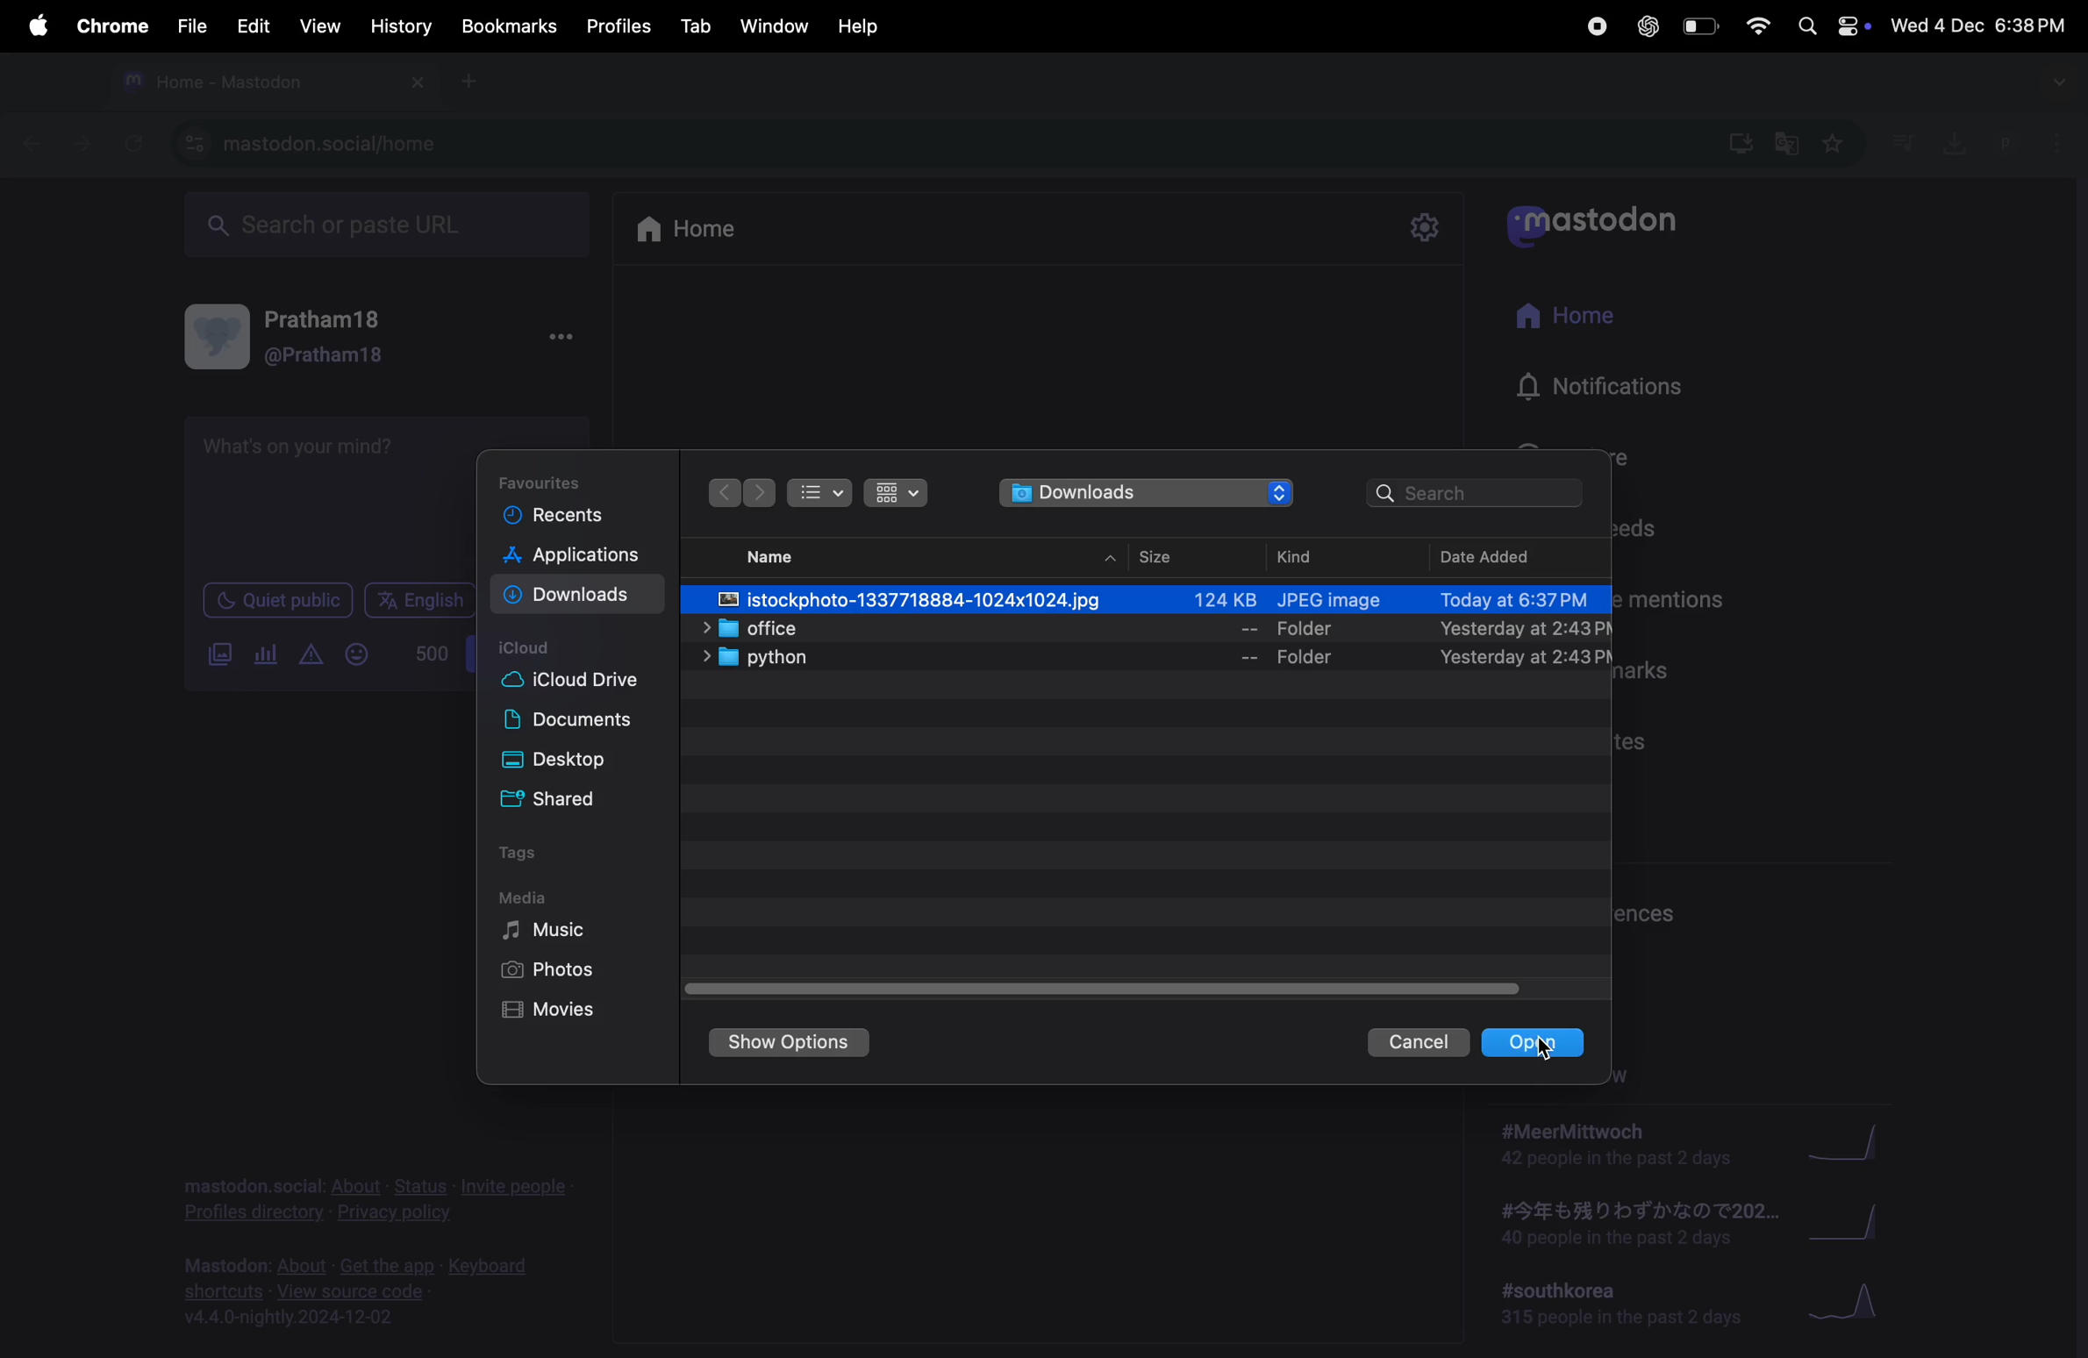 The width and height of the screenshot is (2088, 1358). Describe the element at coordinates (2061, 82) in the screenshot. I see `drop down menu` at that location.